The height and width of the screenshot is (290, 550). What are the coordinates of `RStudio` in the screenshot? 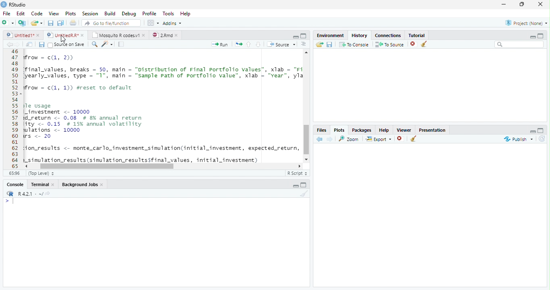 It's located at (14, 4).